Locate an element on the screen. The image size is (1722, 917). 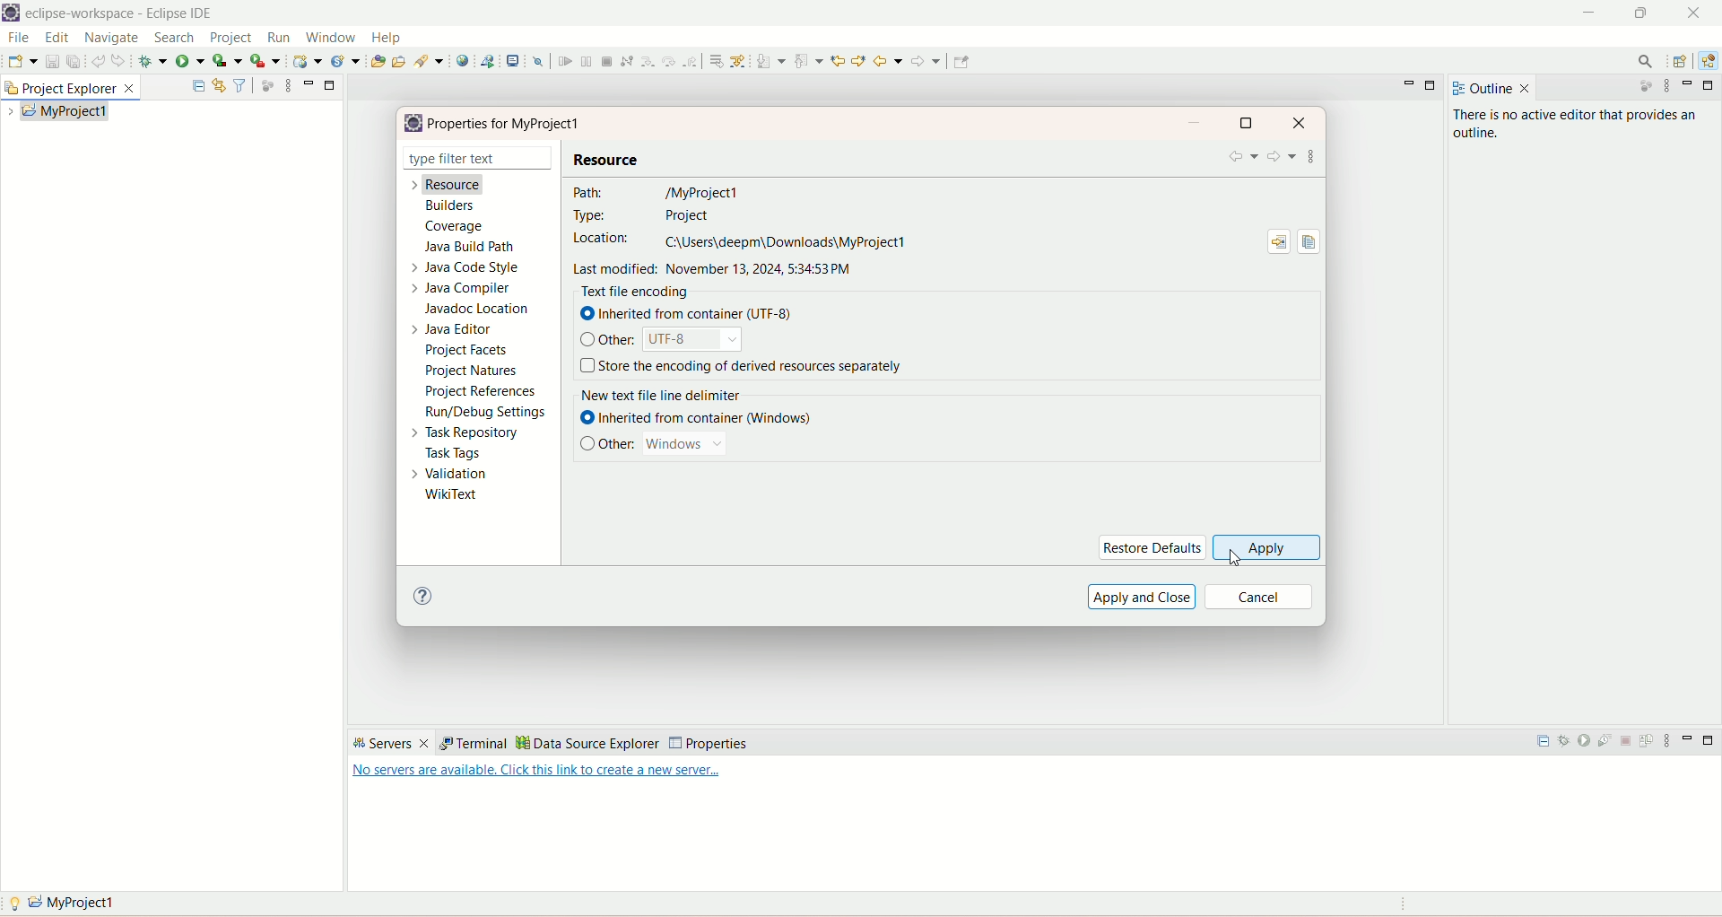
project explorer is located at coordinates (74, 88).